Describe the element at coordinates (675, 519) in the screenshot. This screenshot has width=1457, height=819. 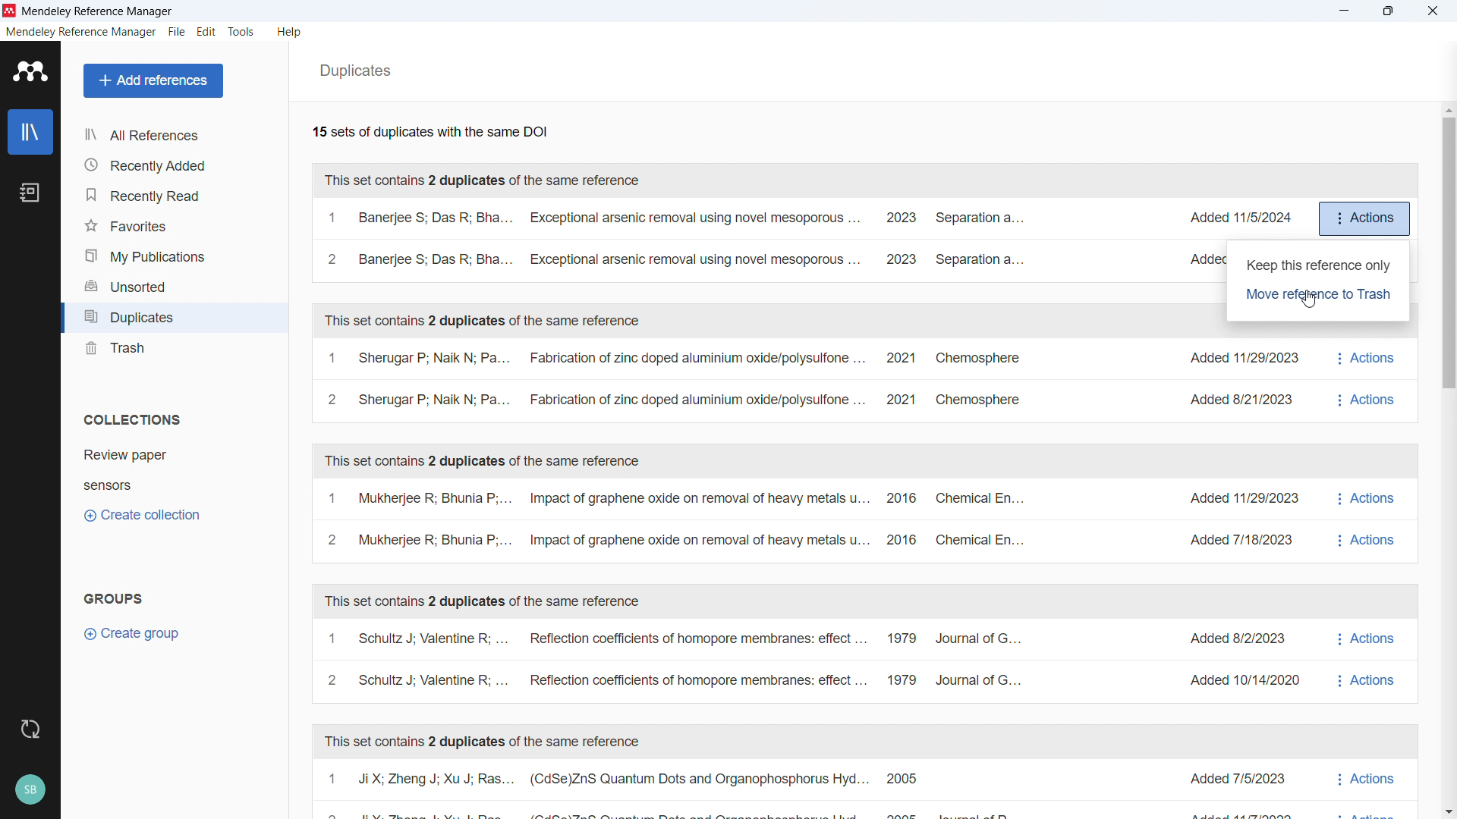
I see `Set of duplicates ` at that location.